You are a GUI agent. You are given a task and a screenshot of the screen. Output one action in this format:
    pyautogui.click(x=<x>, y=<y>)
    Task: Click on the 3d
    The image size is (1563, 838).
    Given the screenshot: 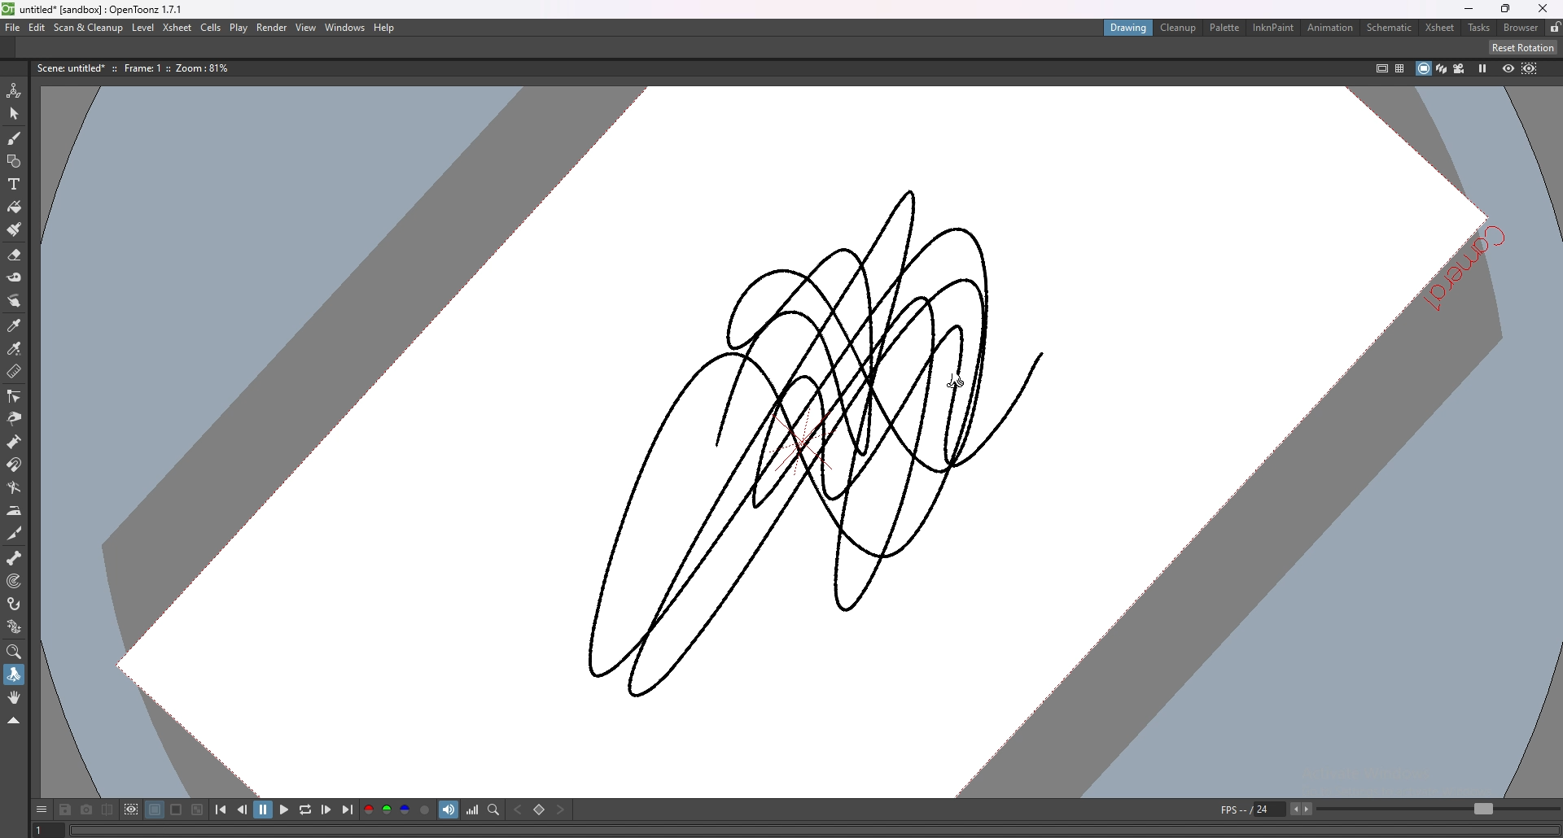 What is the action you would take?
    pyautogui.click(x=1442, y=68)
    